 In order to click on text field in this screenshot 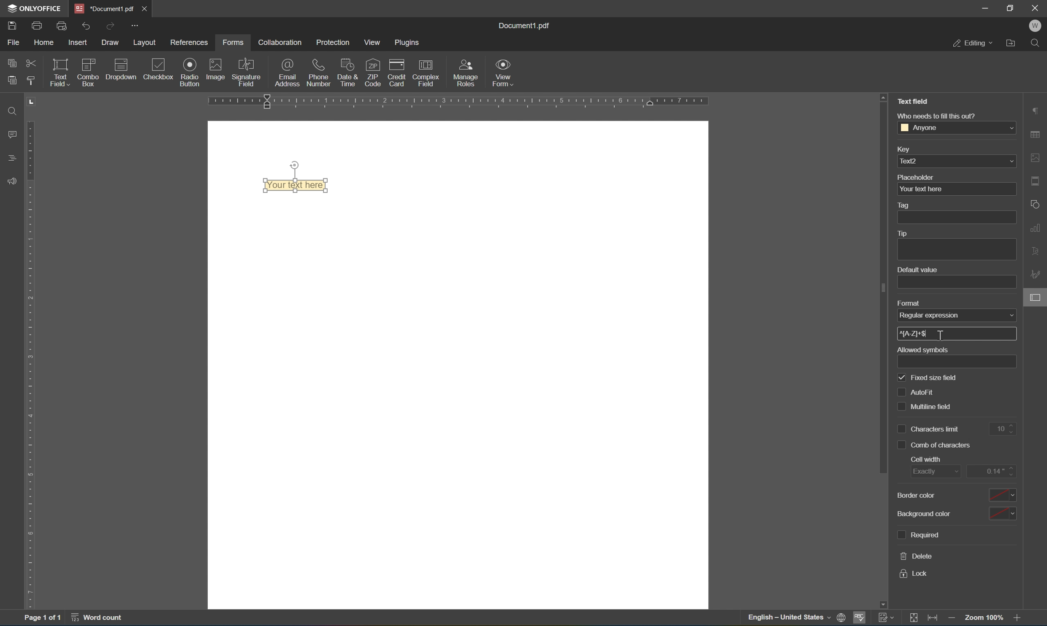, I will do `click(291, 186)`.